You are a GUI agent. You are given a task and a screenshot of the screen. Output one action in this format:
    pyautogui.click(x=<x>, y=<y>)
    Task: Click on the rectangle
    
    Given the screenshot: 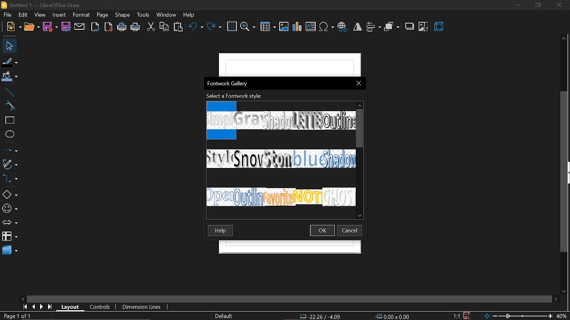 What is the action you would take?
    pyautogui.click(x=8, y=121)
    